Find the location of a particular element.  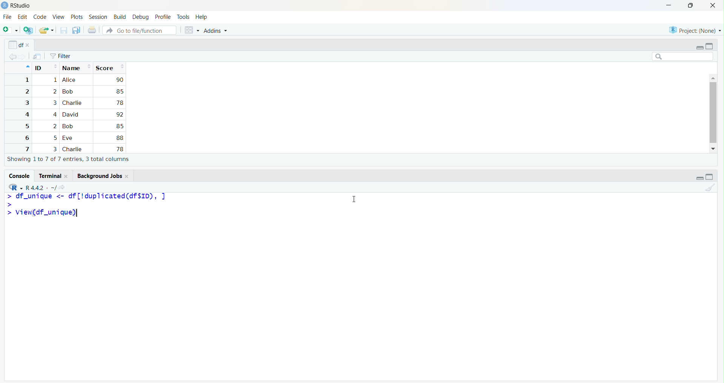

start typing is located at coordinates (8, 213).